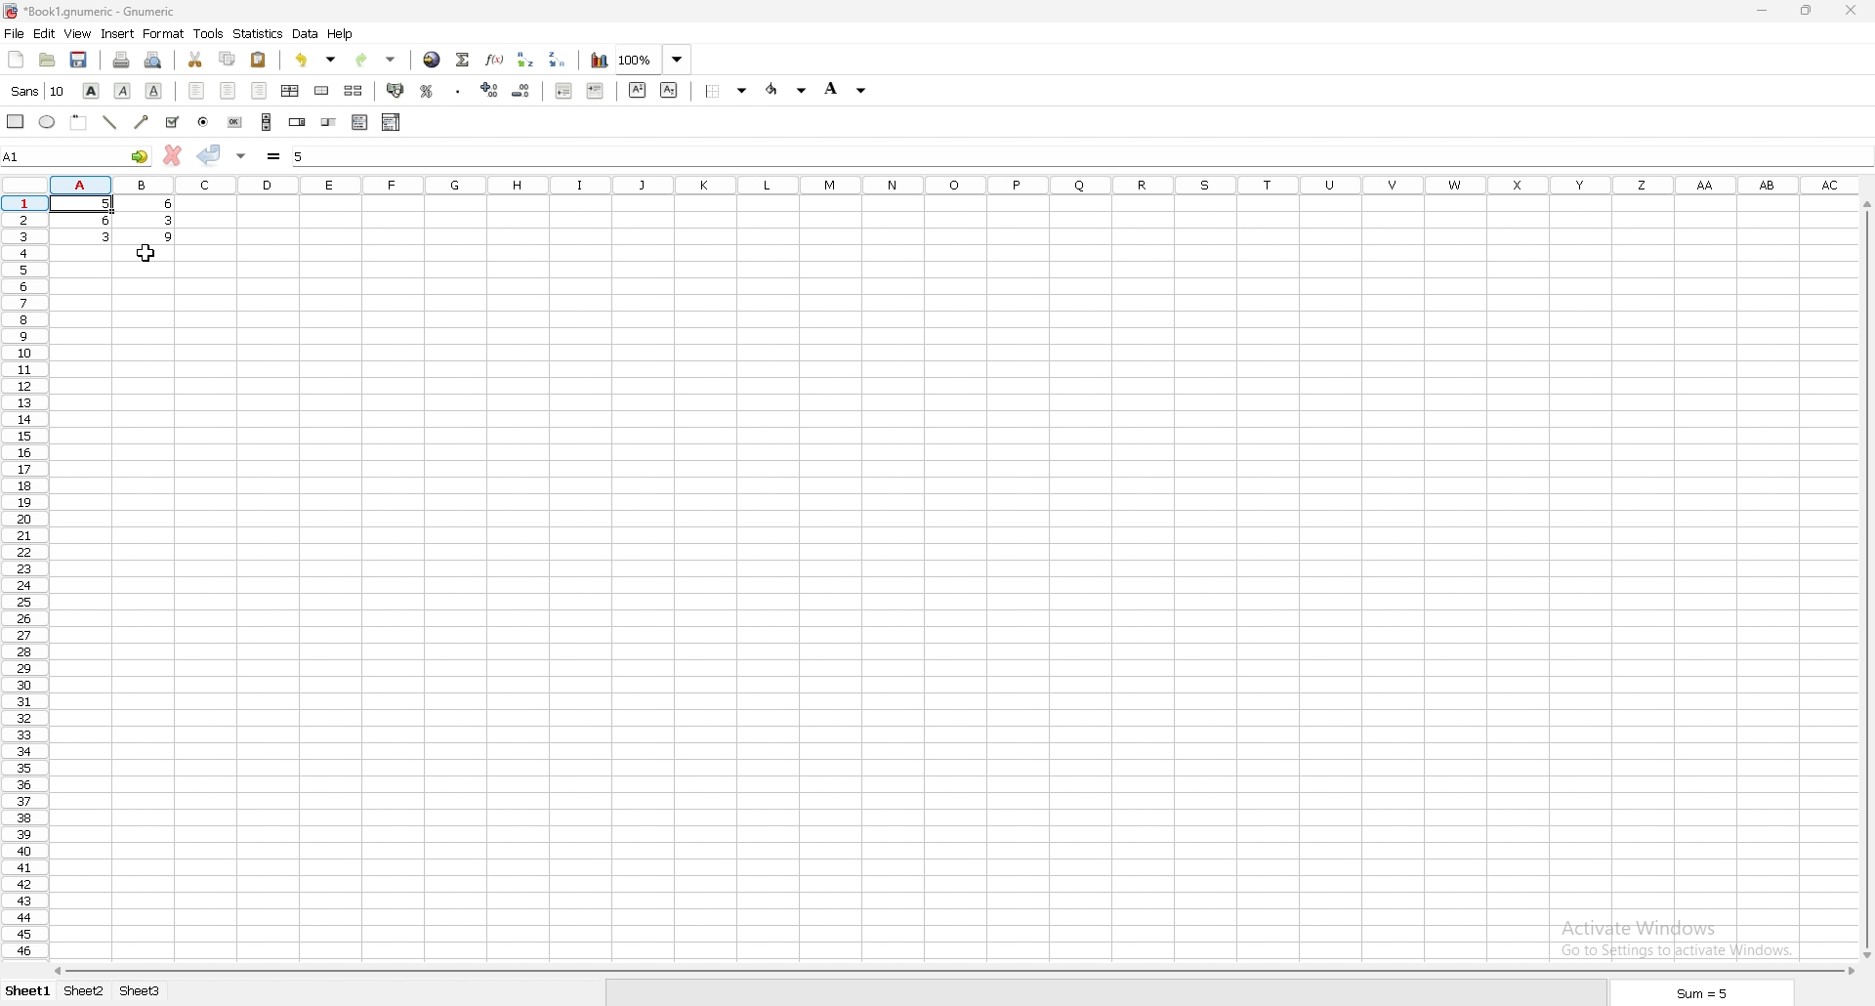 This screenshot has width=1875, height=1006. What do you see at coordinates (15, 121) in the screenshot?
I see `rectangle` at bounding box center [15, 121].